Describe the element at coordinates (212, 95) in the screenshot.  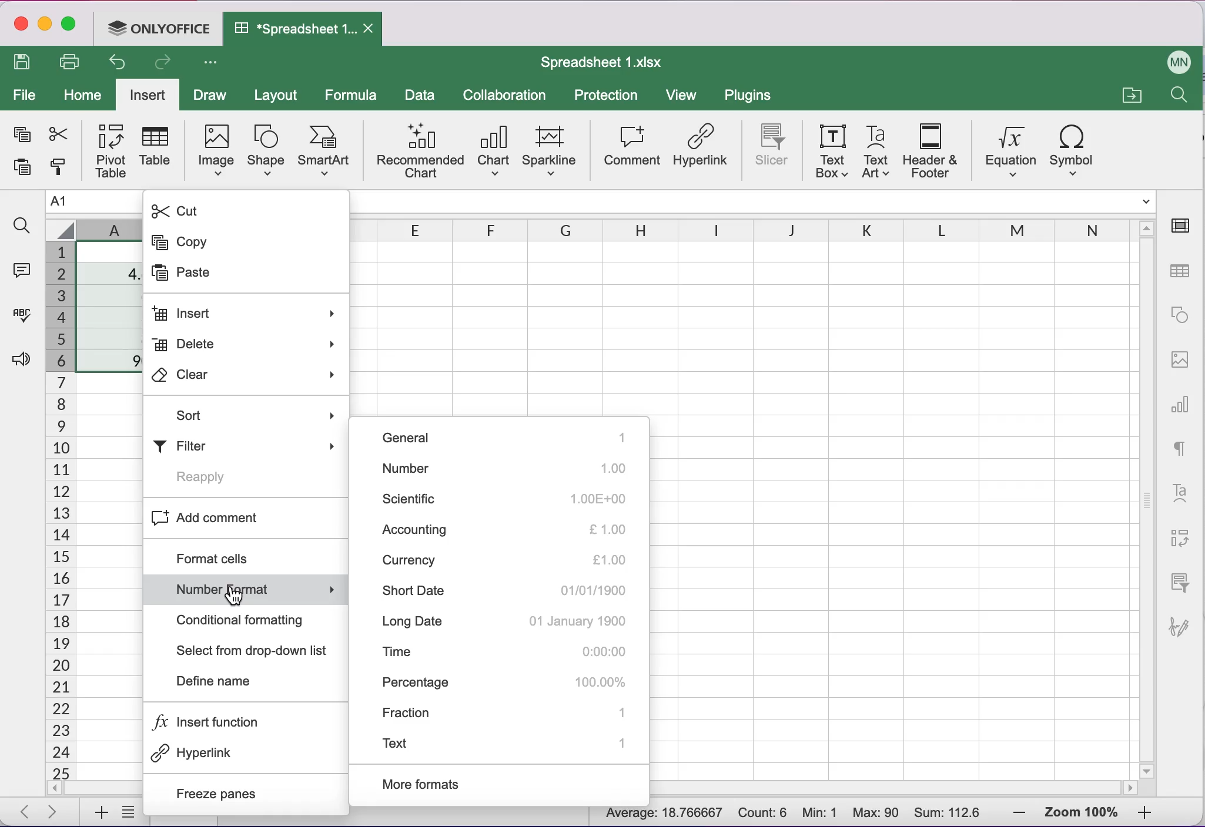
I see `draw` at that location.